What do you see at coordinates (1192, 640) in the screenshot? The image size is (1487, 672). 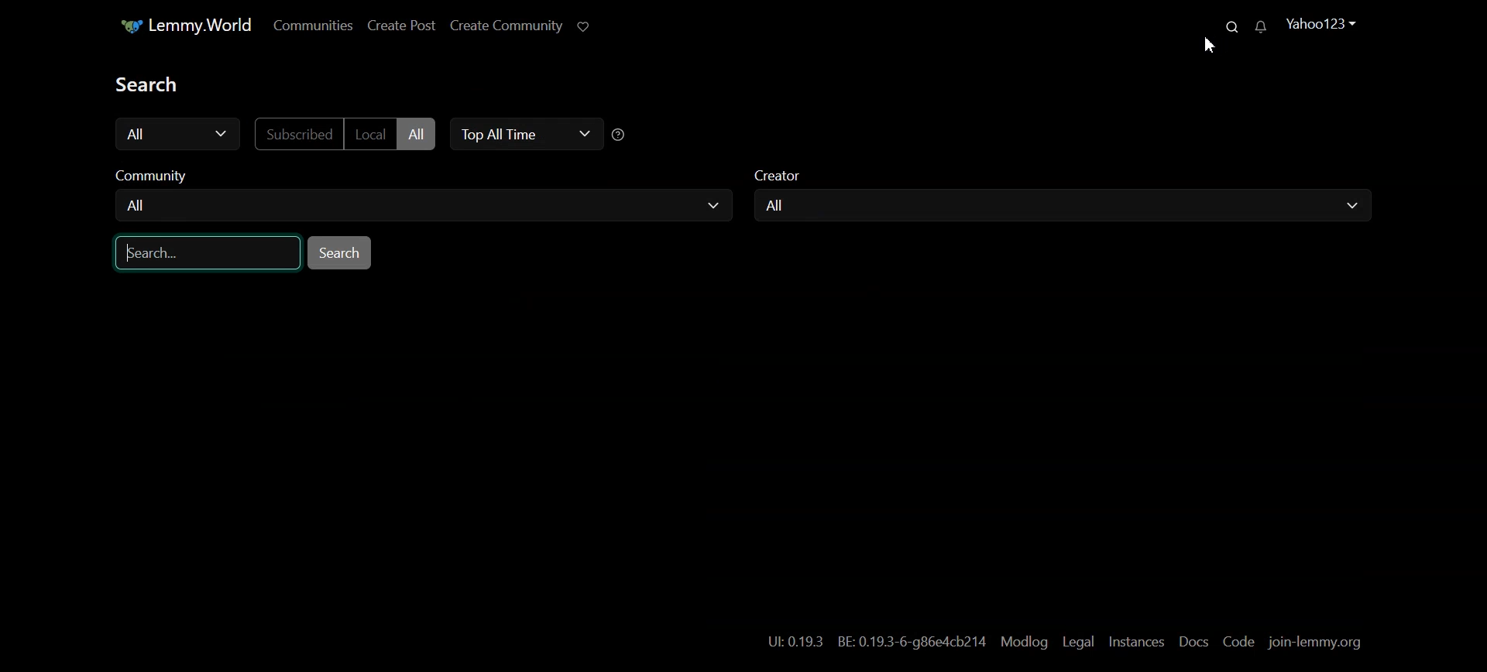 I see `Docs` at bounding box center [1192, 640].